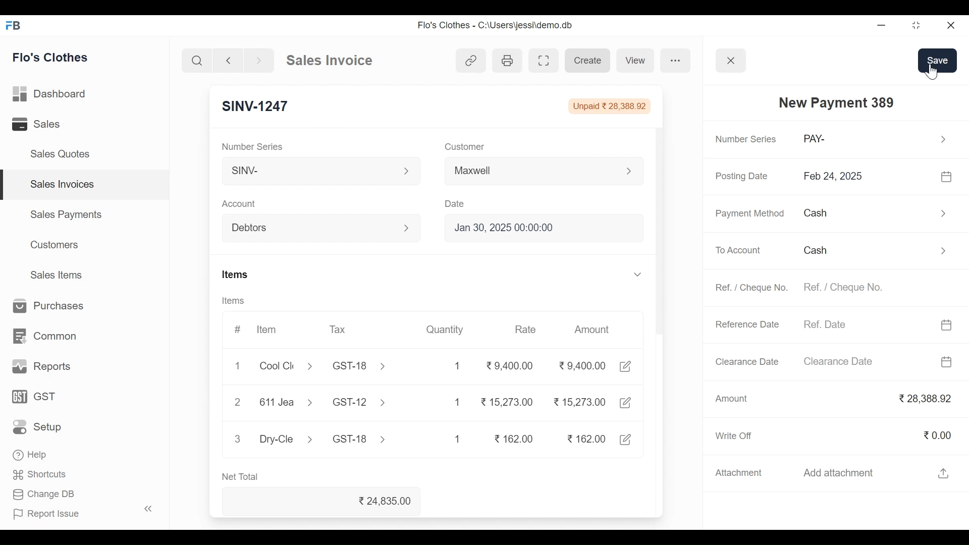  What do you see at coordinates (543, 61) in the screenshot?
I see `Toggle between form and full width` at bounding box center [543, 61].